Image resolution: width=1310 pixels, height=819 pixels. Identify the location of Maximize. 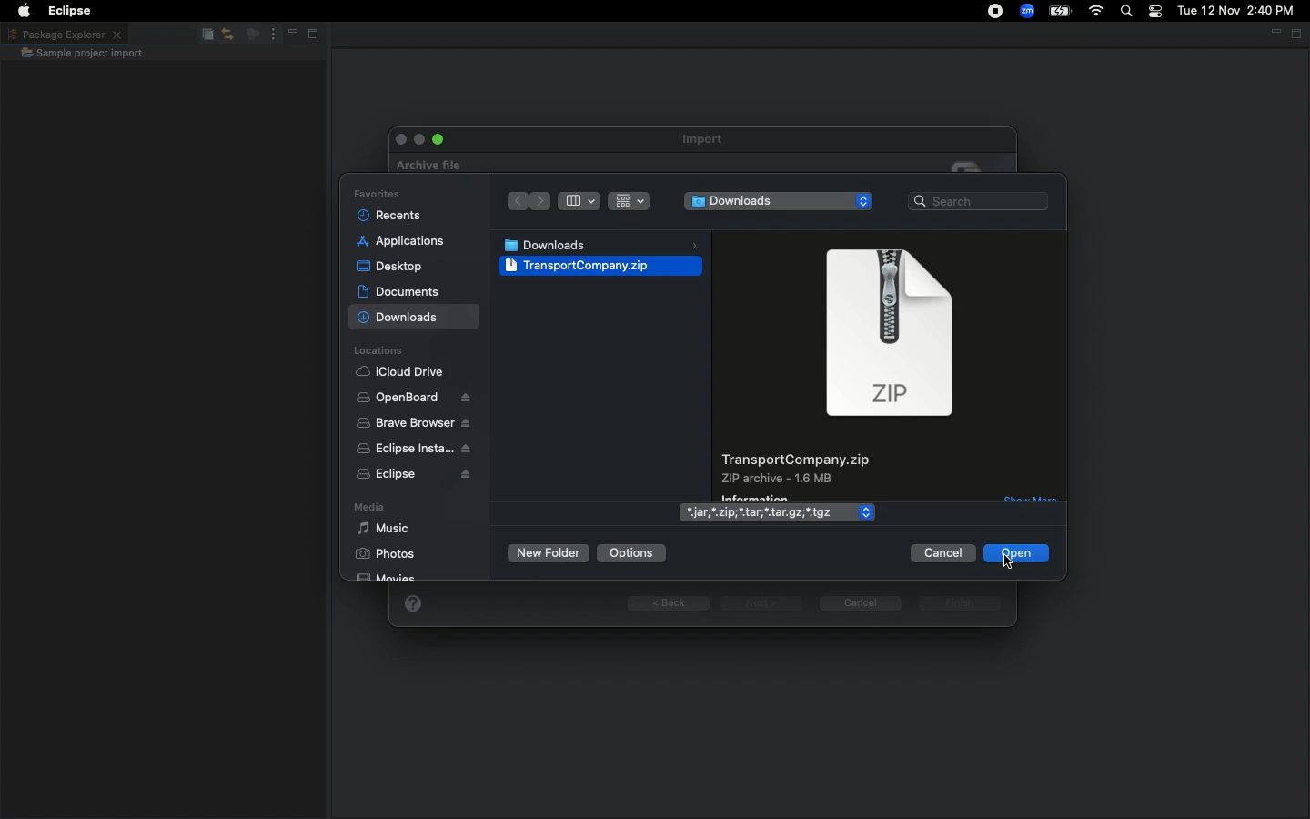
(1297, 34).